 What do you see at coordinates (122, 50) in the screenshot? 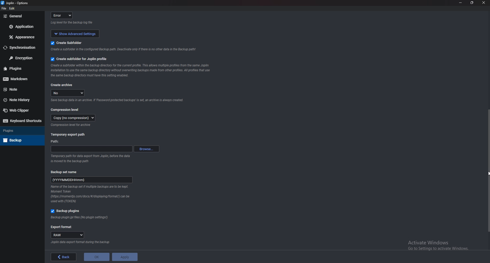
I see `info` at bounding box center [122, 50].